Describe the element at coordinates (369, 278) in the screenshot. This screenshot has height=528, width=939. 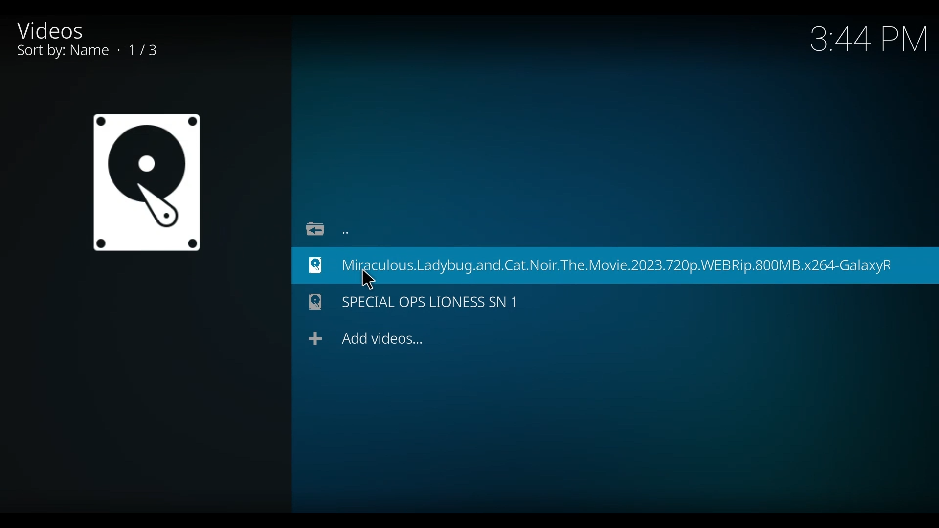
I see `Cursor` at that location.